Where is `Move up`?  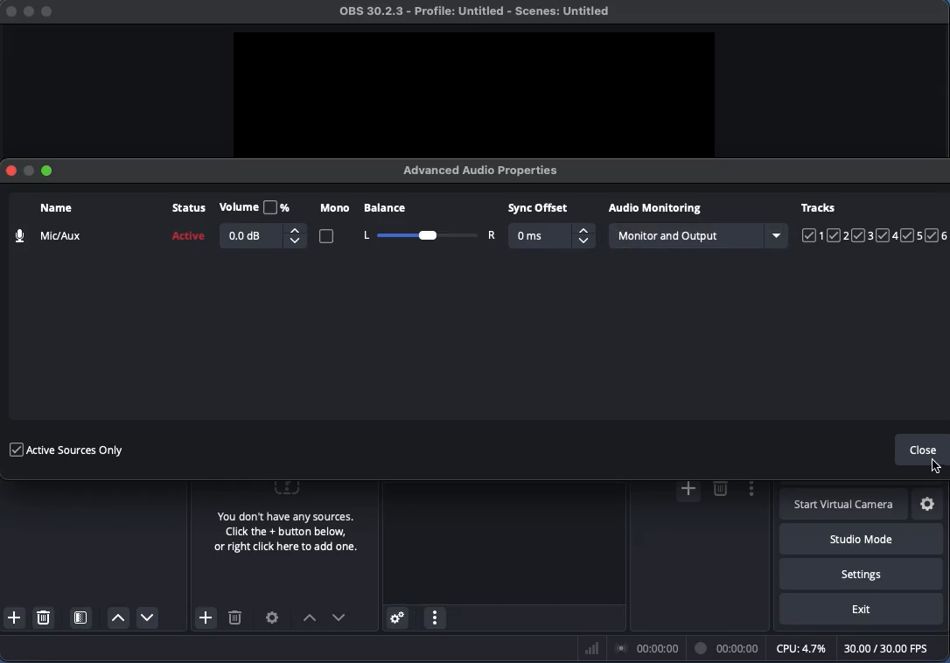
Move up is located at coordinates (309, 619).